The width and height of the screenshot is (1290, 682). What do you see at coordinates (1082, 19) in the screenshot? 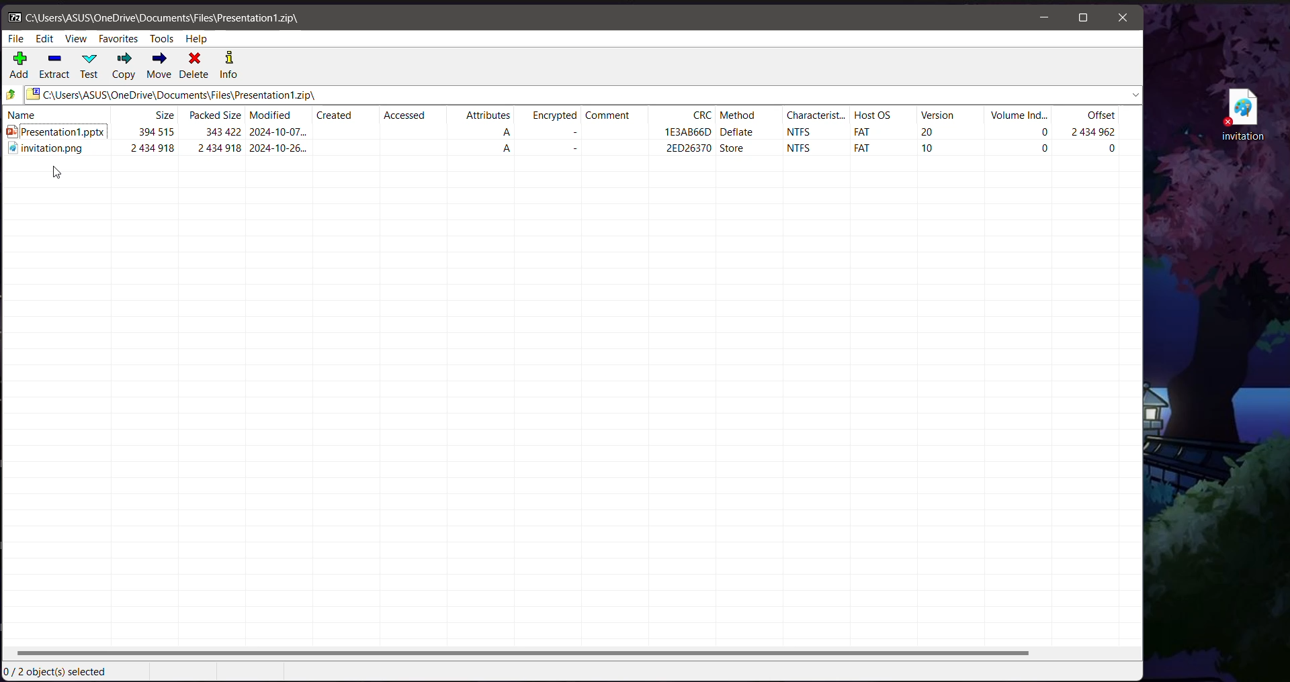
I see `Maximize` at bounding box center [1082, 19].